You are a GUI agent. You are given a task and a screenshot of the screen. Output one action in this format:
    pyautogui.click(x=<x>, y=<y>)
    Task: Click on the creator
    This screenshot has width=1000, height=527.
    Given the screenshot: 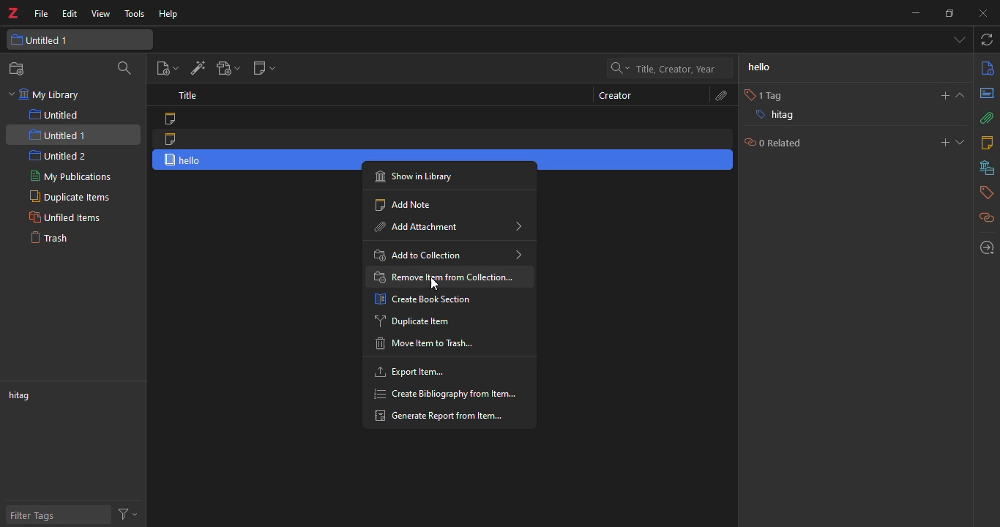 What is the action you would take?
    pyautogui.click(x=616, y=95)
    